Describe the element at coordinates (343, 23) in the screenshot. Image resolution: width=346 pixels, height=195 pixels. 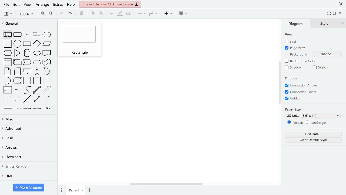
I see `close` at that location.